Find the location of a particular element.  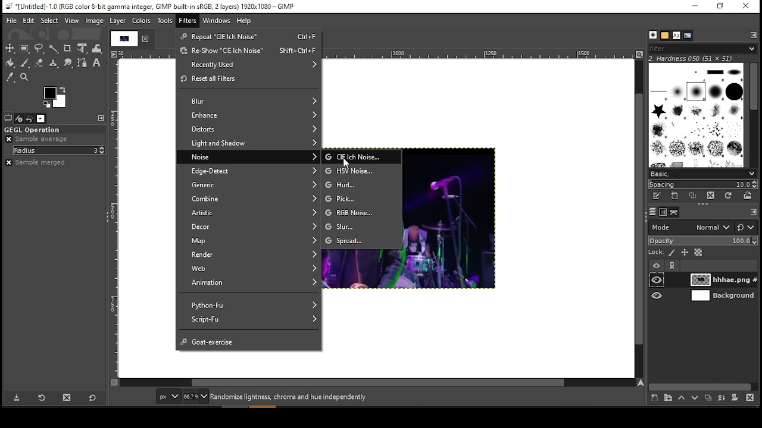

lock size and positioning is located at coordinates (685, 253).